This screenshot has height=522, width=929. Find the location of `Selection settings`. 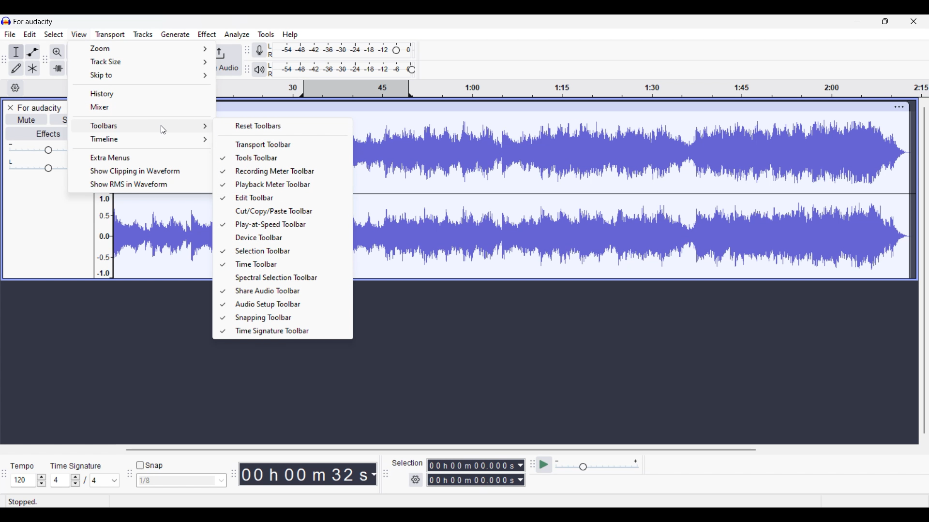

Selection settings is located at coordinates (416, 479).